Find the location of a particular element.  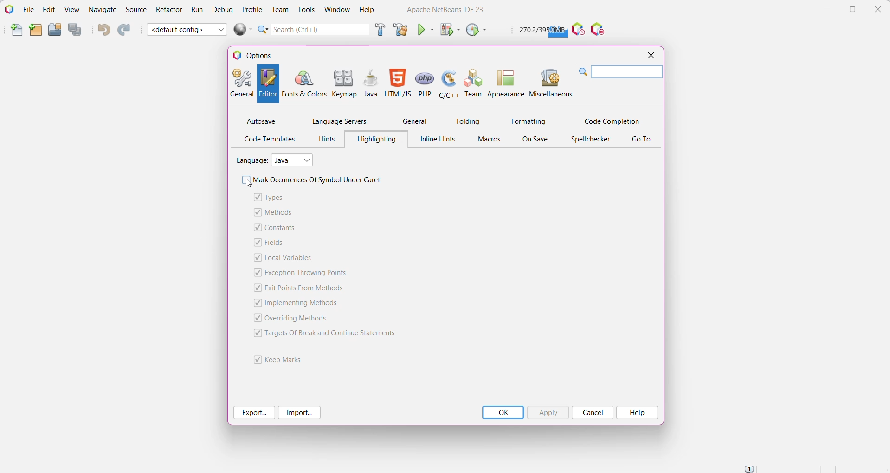

Save All is located at coordinates (76, 30).